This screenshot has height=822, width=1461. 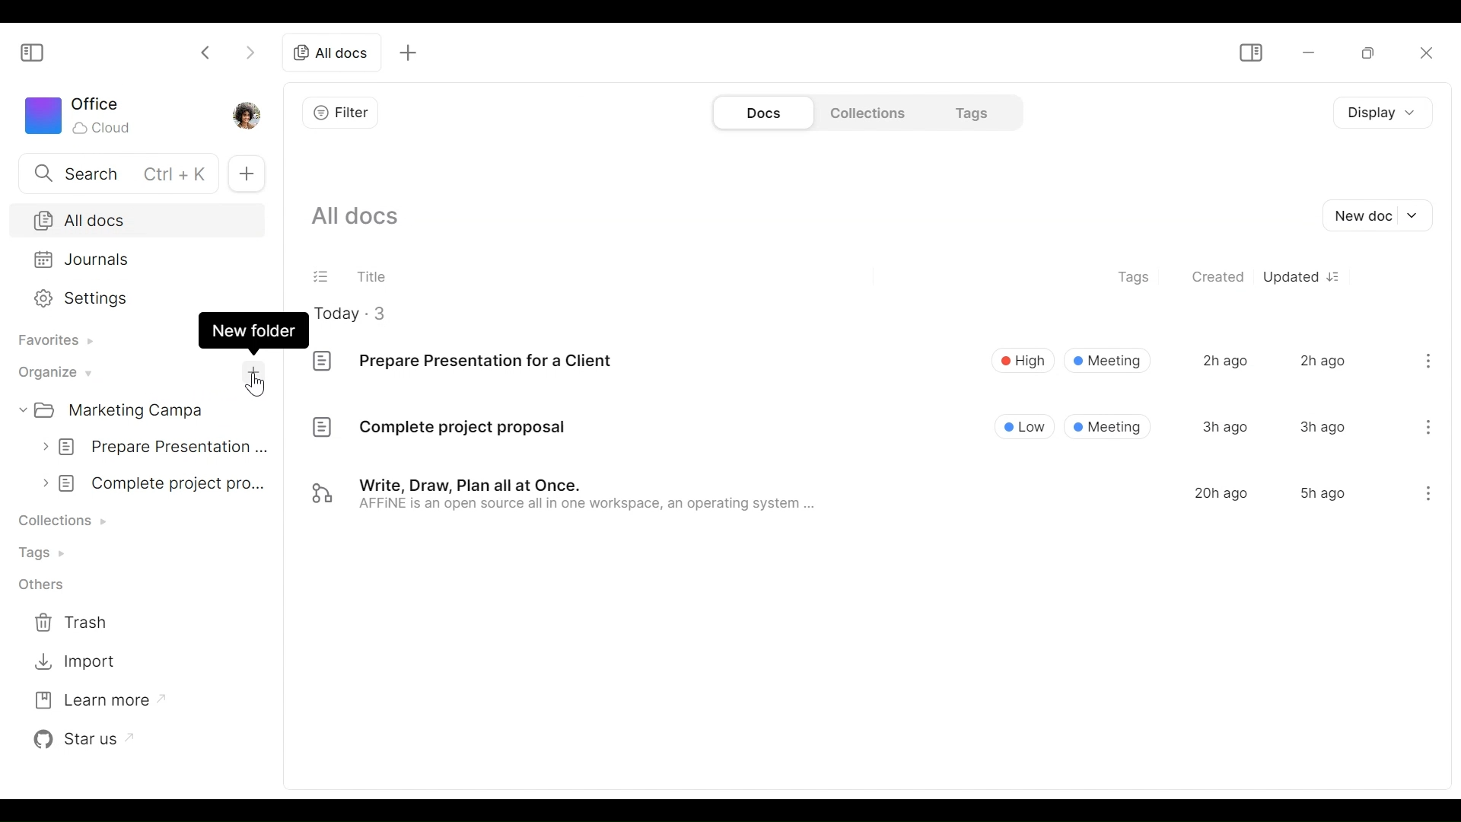 I want to click on Click to go forward, so click(x=246, y=53).